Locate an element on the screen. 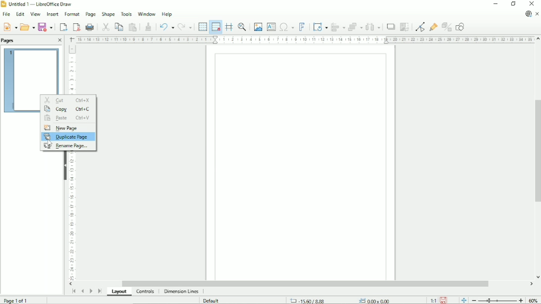 This screenshot has width=541, height=304. Dimension lines is located at coordinates (181, 292).